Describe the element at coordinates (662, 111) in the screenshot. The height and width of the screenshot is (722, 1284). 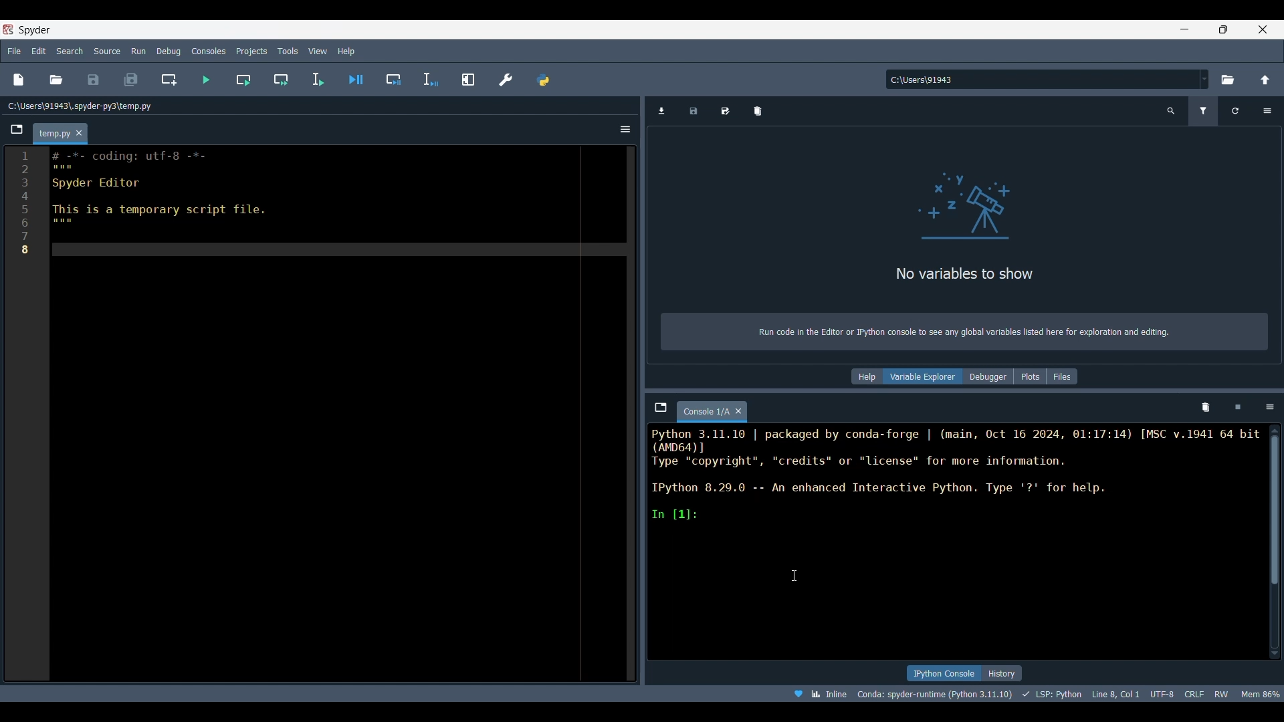
I see `Import data` at that location.